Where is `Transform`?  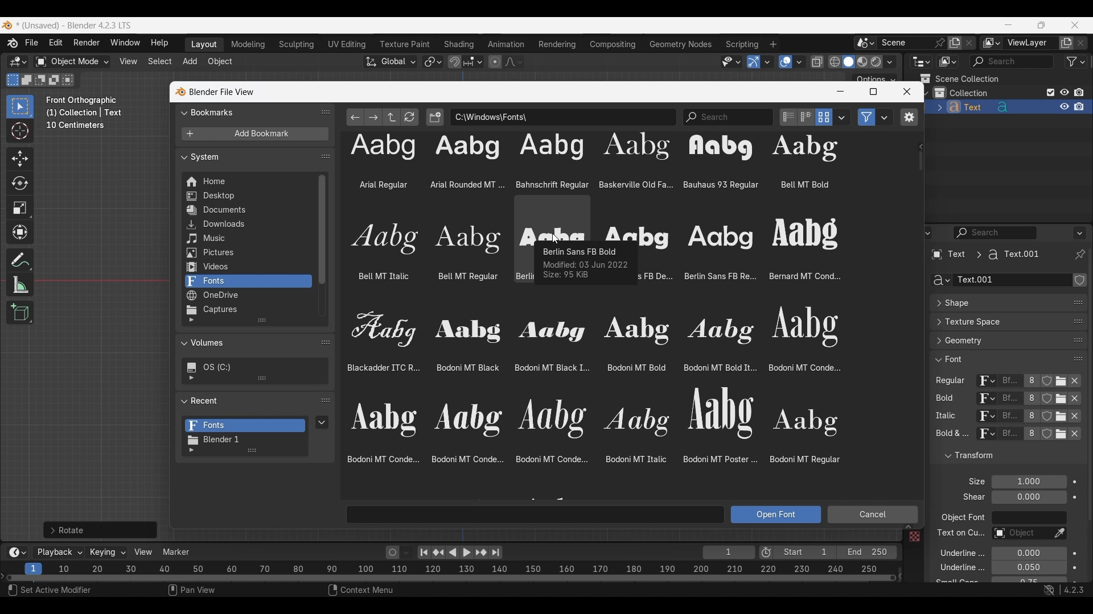 Transform is located at coordinates (19, 233).